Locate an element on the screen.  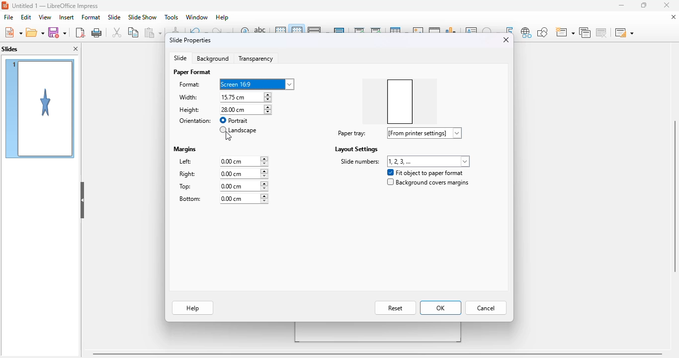
fit object to paper format is located at coordinates (425, 173).